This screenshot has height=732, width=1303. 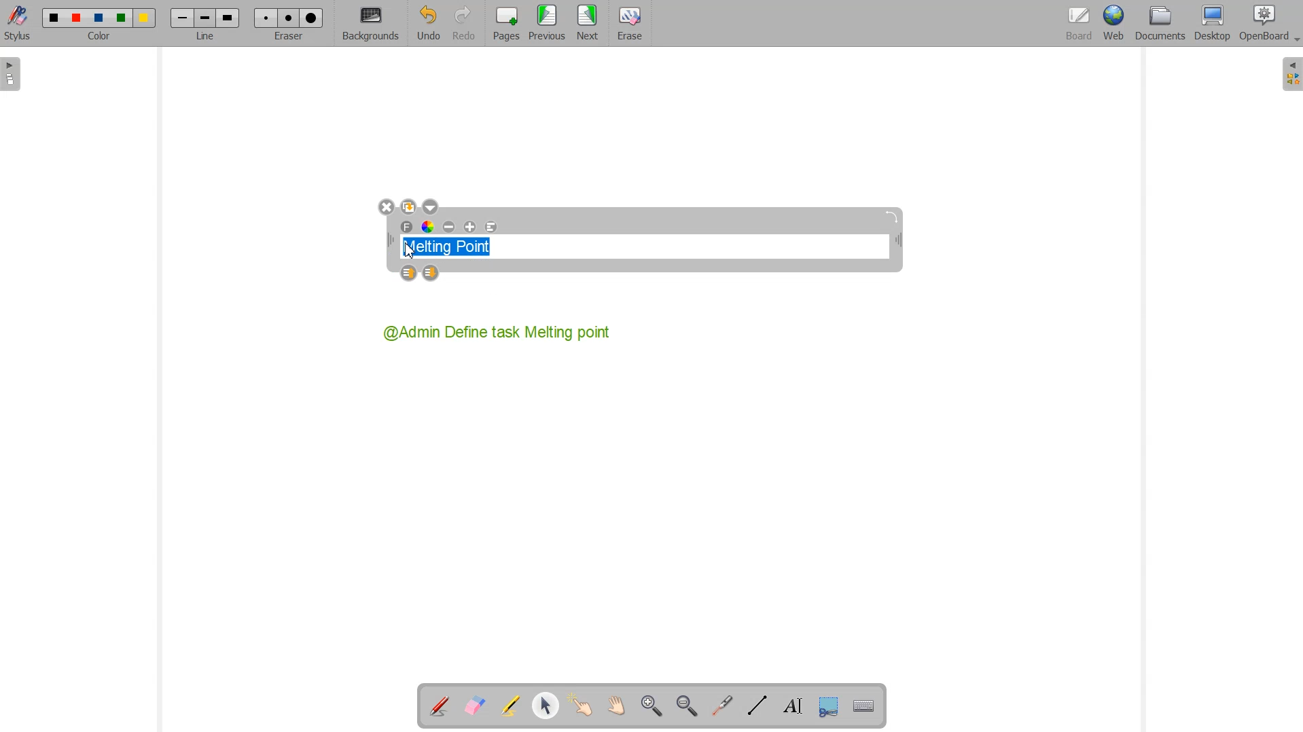 What do you see at coordinates (474, 706) in the screenshot?
I see `Erase Annotation` at bounding box center [474, 706].